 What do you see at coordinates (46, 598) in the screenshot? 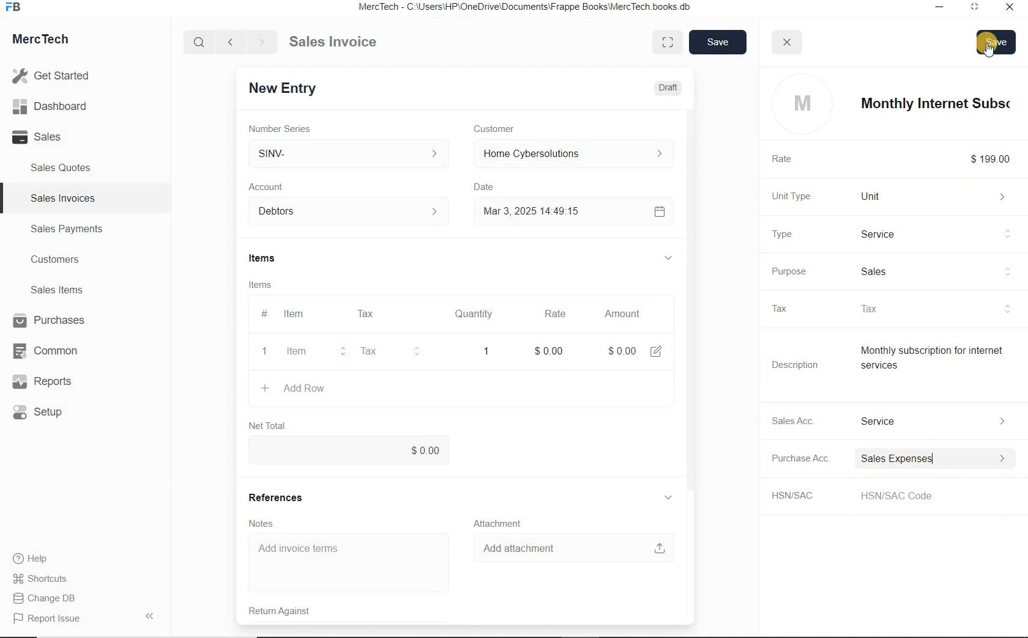
I see `Change DB` at bounding box center [46, 598].